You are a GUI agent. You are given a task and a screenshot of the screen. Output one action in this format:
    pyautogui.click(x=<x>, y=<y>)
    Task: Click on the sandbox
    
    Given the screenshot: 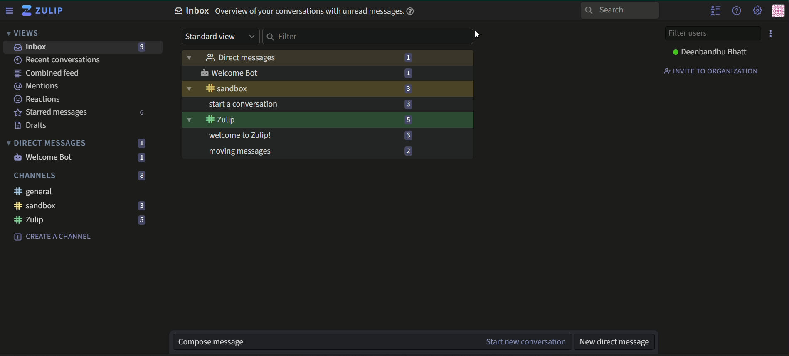 What is the action you would take?
    pyautogui.click(x=37, y=206)
    